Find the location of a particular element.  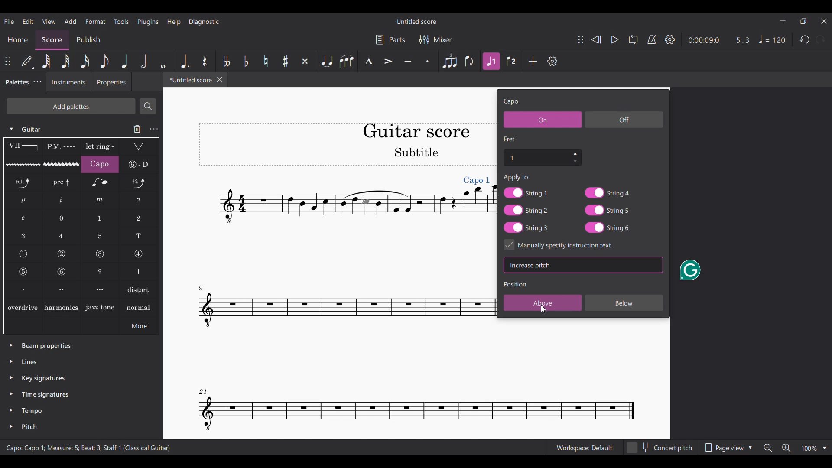

Plugins menu is located at coordinates (148, 22).